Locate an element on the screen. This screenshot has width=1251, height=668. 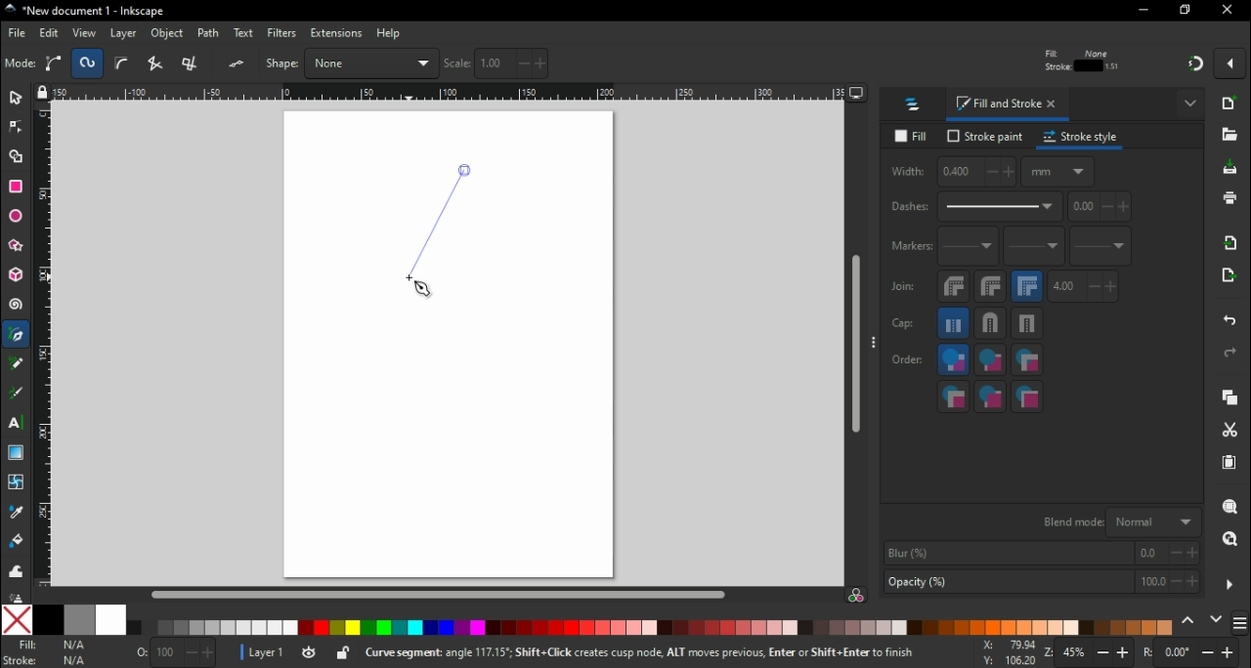
white is located at coordinates (110, 620).